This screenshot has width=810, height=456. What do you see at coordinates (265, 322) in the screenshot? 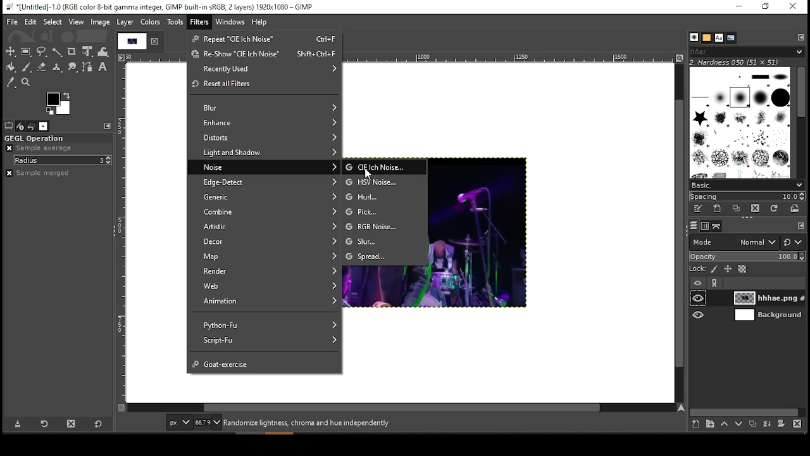
I see `python Fu` at bounding box center [265, 322].